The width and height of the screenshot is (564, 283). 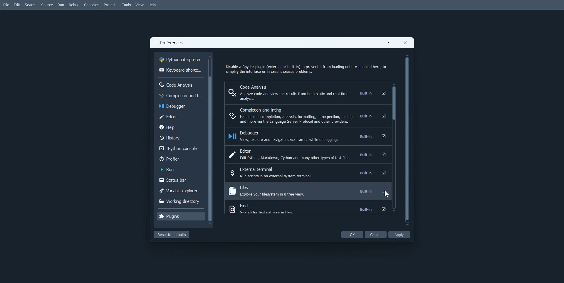 What do you see at coordinates (180, 70) in the screenshot?
I see `Keyboard shortcuts` at bounding box center [180, 70].